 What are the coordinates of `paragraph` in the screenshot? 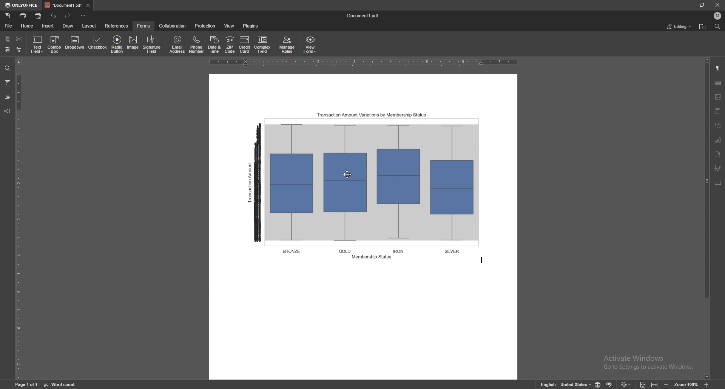 It's located at (718, 68).